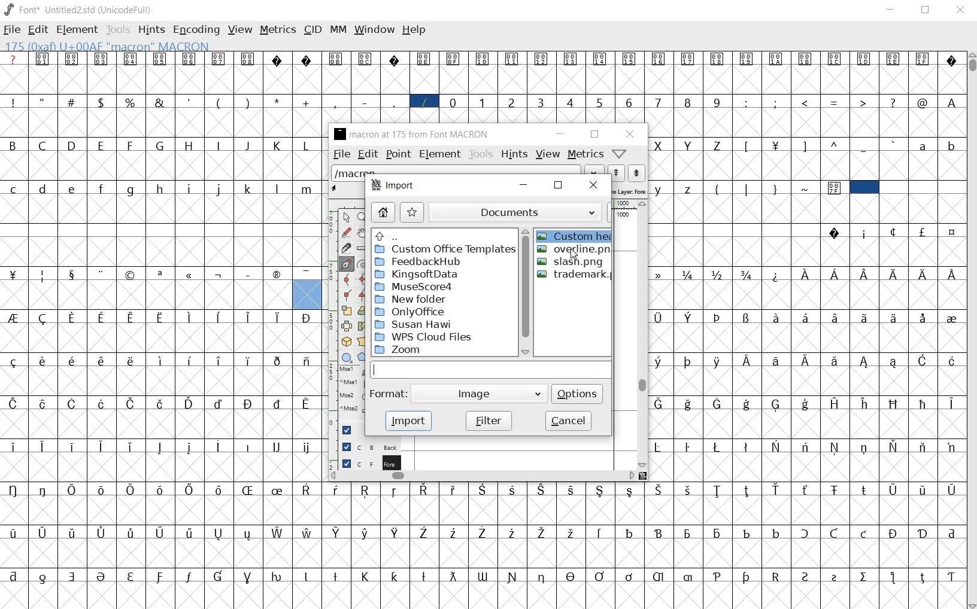  Describe the element at coordinates (133, 490) in the screenshot. I see `Symbol` at that location.